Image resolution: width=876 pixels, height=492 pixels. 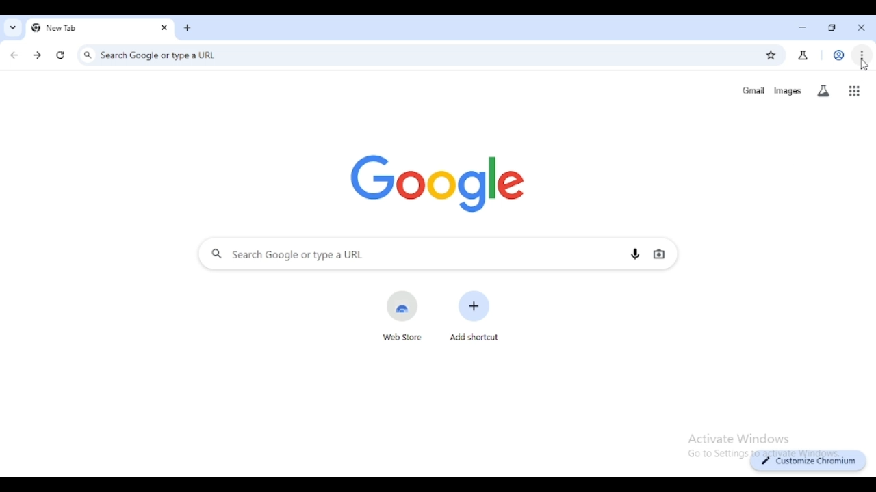 What do you see at coordinates (862, 27) in the screenshot?
I see `close` at bounding box center [862, 27].